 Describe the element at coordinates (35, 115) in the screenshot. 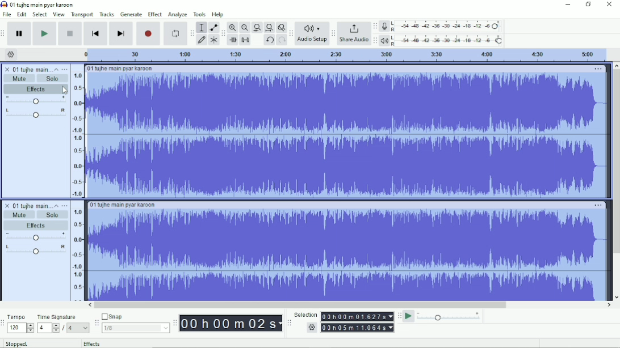

I see `pan` at that location.